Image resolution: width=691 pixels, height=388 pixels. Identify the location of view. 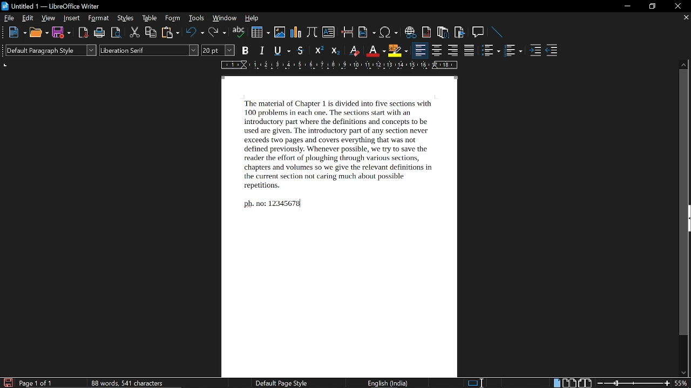
(49, 19).